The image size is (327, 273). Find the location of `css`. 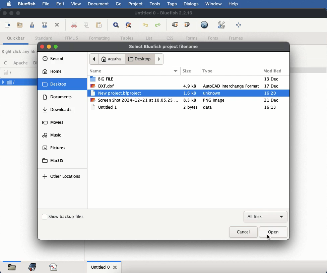

css is located at coordinates (170, 38).